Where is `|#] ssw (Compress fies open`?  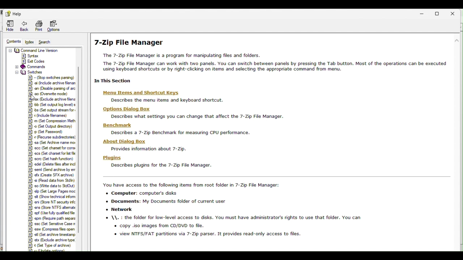
|#] ssw (Compress fies open is located at coordinates (50, 229).